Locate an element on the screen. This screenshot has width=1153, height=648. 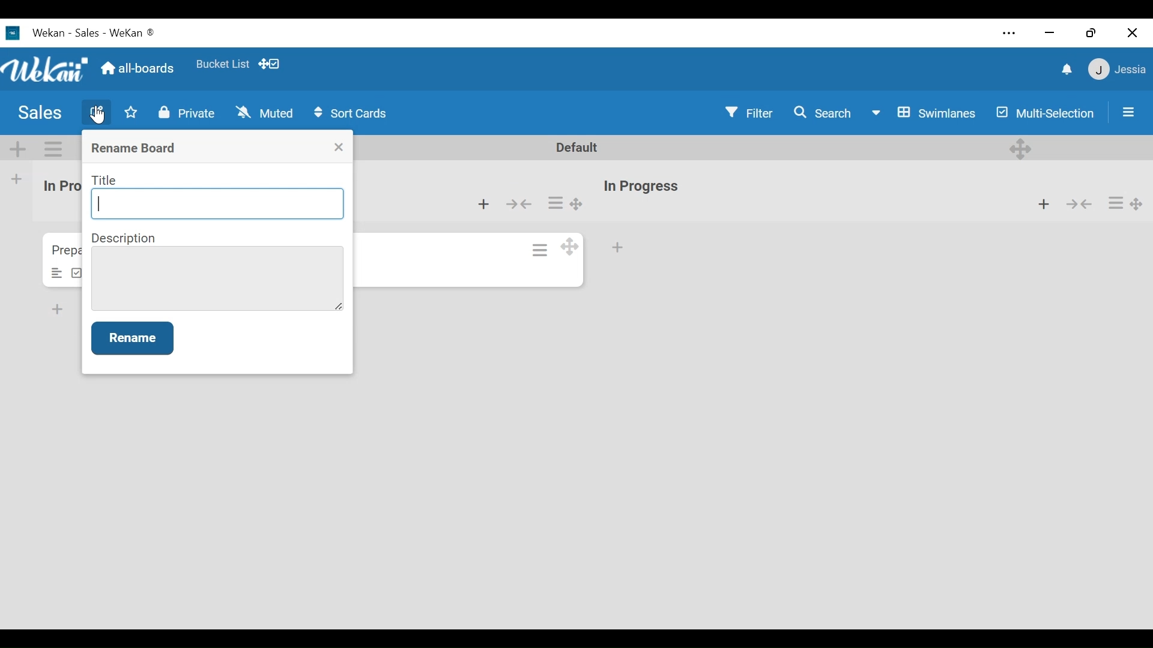
Board Title is located at coordinates (39, 114).